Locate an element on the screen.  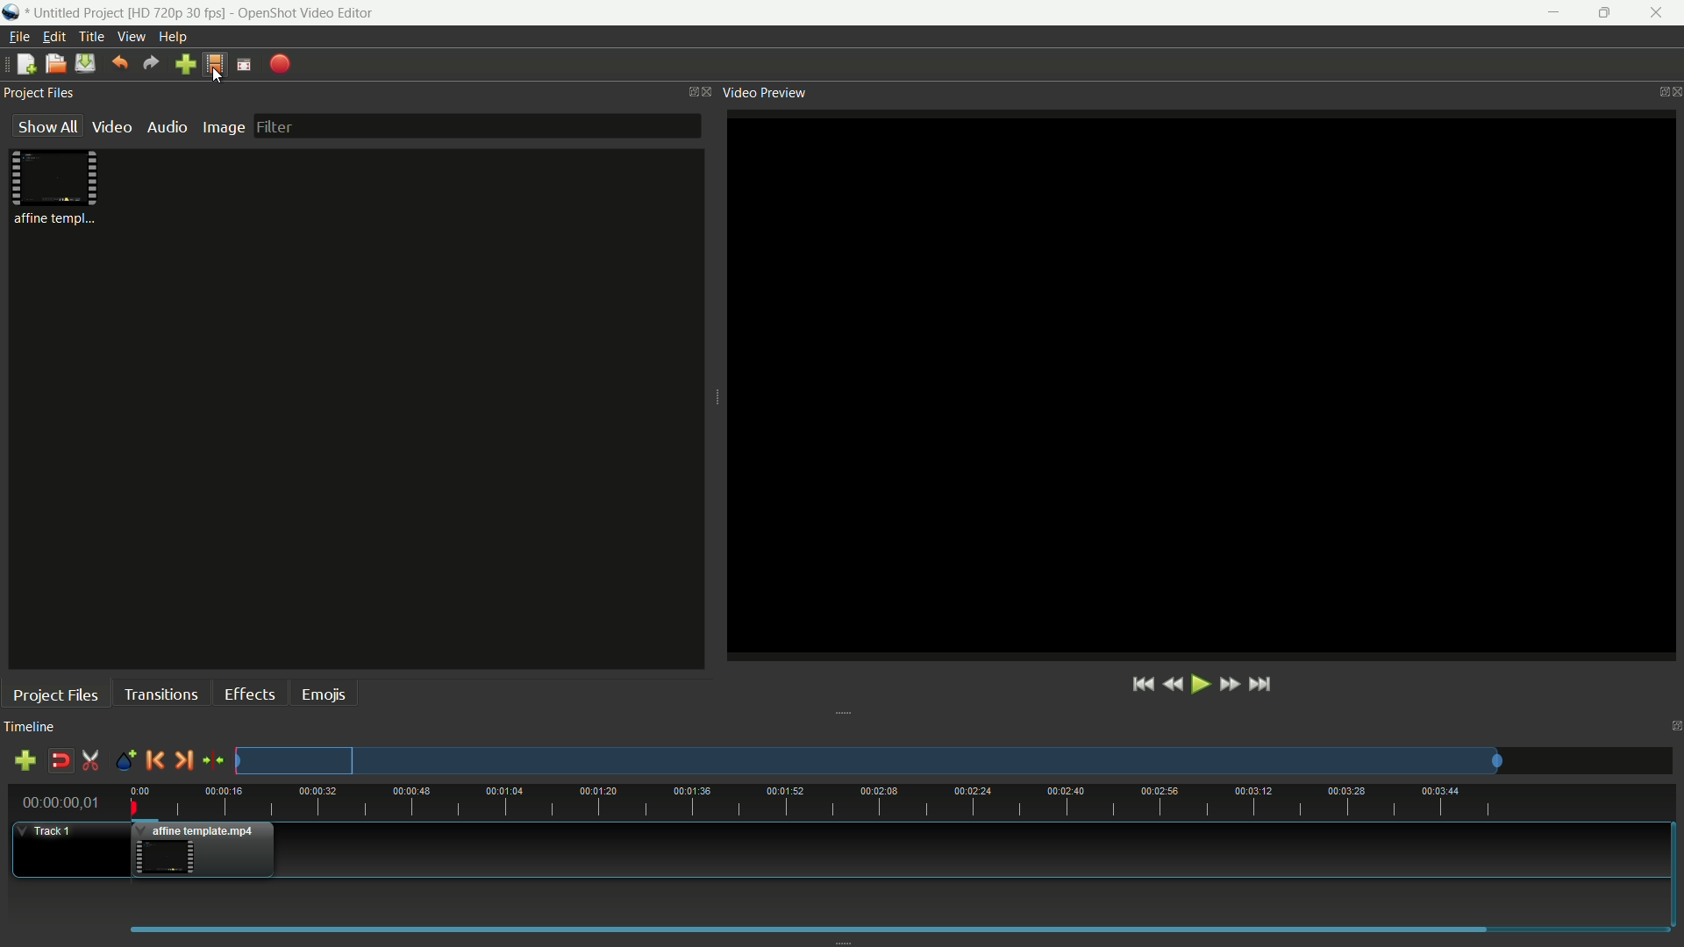
play or pause is located at coordinates (1198, 685).